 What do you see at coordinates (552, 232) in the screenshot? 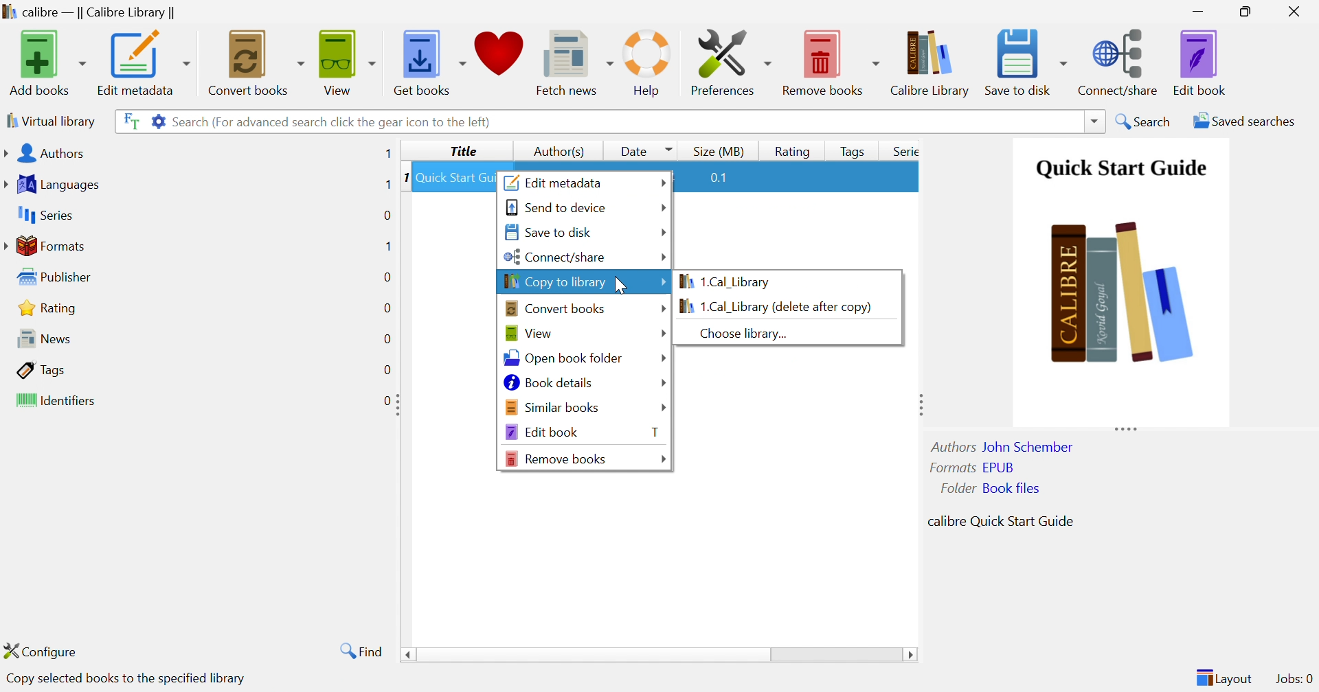
I see `Save to disk` at bounding box center [552, 232].